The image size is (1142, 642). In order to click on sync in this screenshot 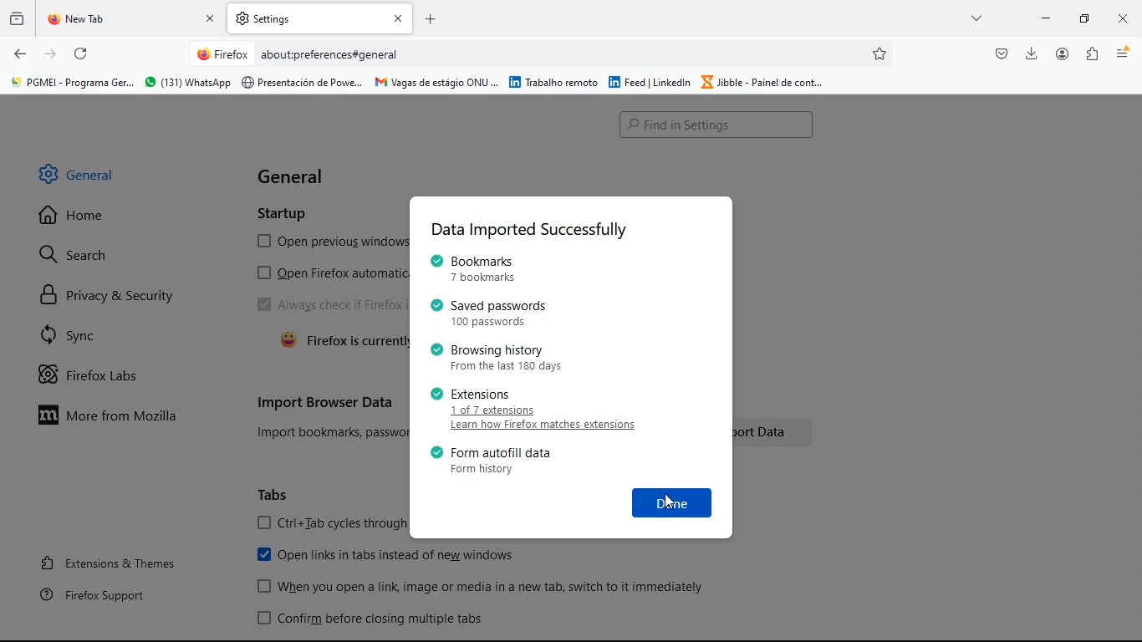, I will do `click(110, 334)`.